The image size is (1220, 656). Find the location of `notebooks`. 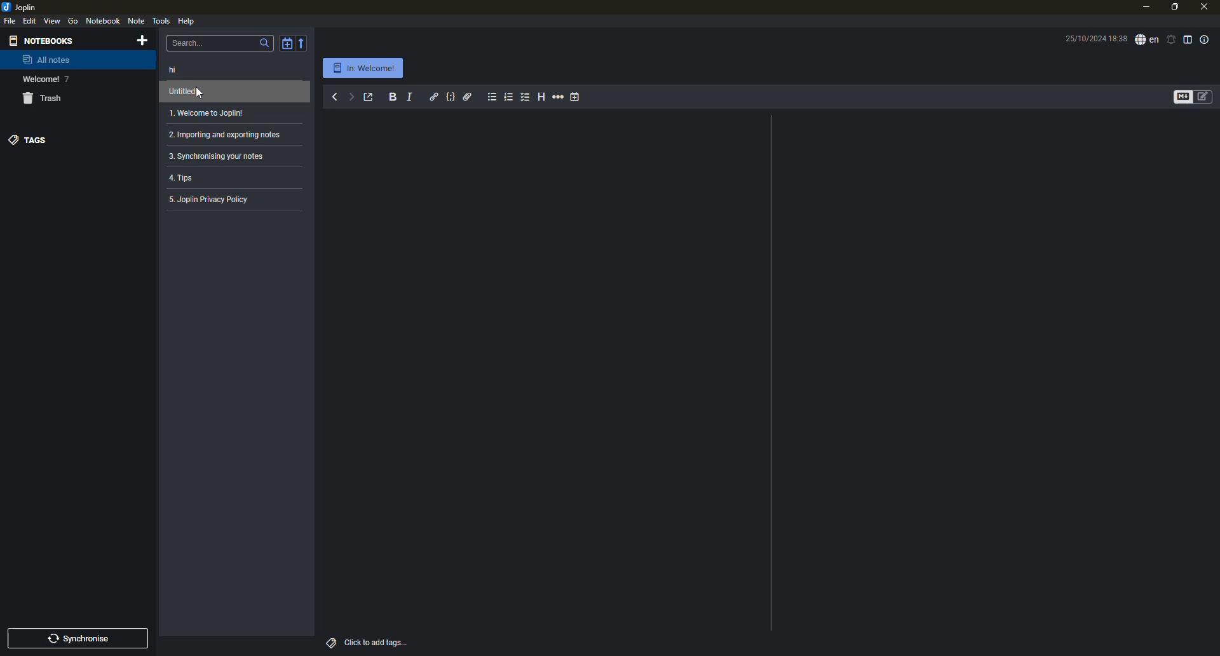

notebooks is located at coordinates (41, 40).